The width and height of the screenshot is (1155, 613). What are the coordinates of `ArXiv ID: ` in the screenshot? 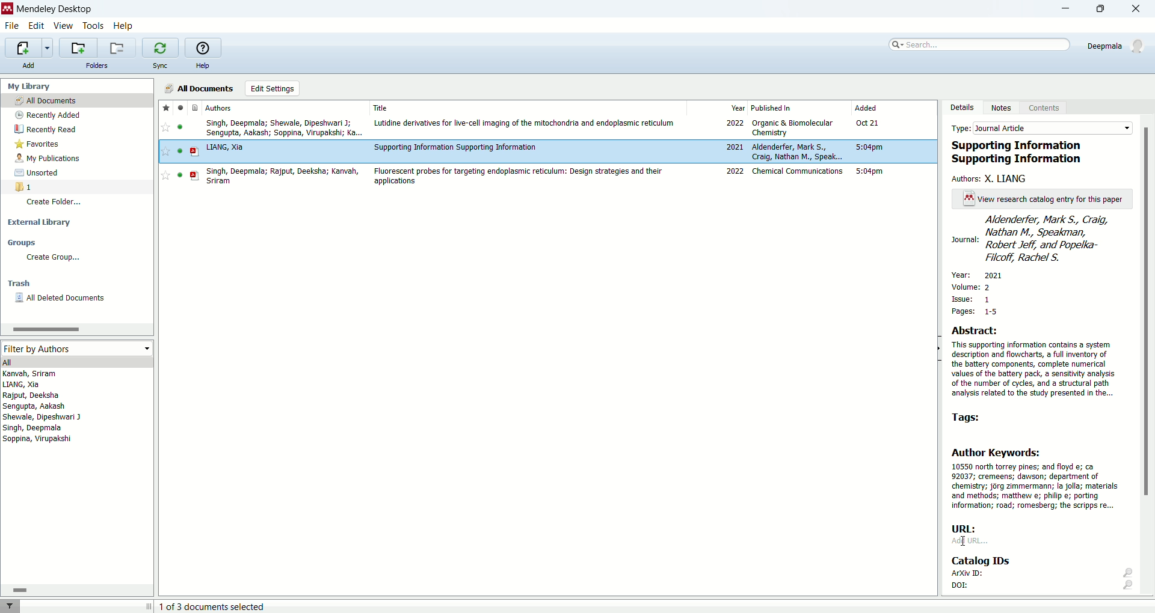 It's located at (1041, 575).